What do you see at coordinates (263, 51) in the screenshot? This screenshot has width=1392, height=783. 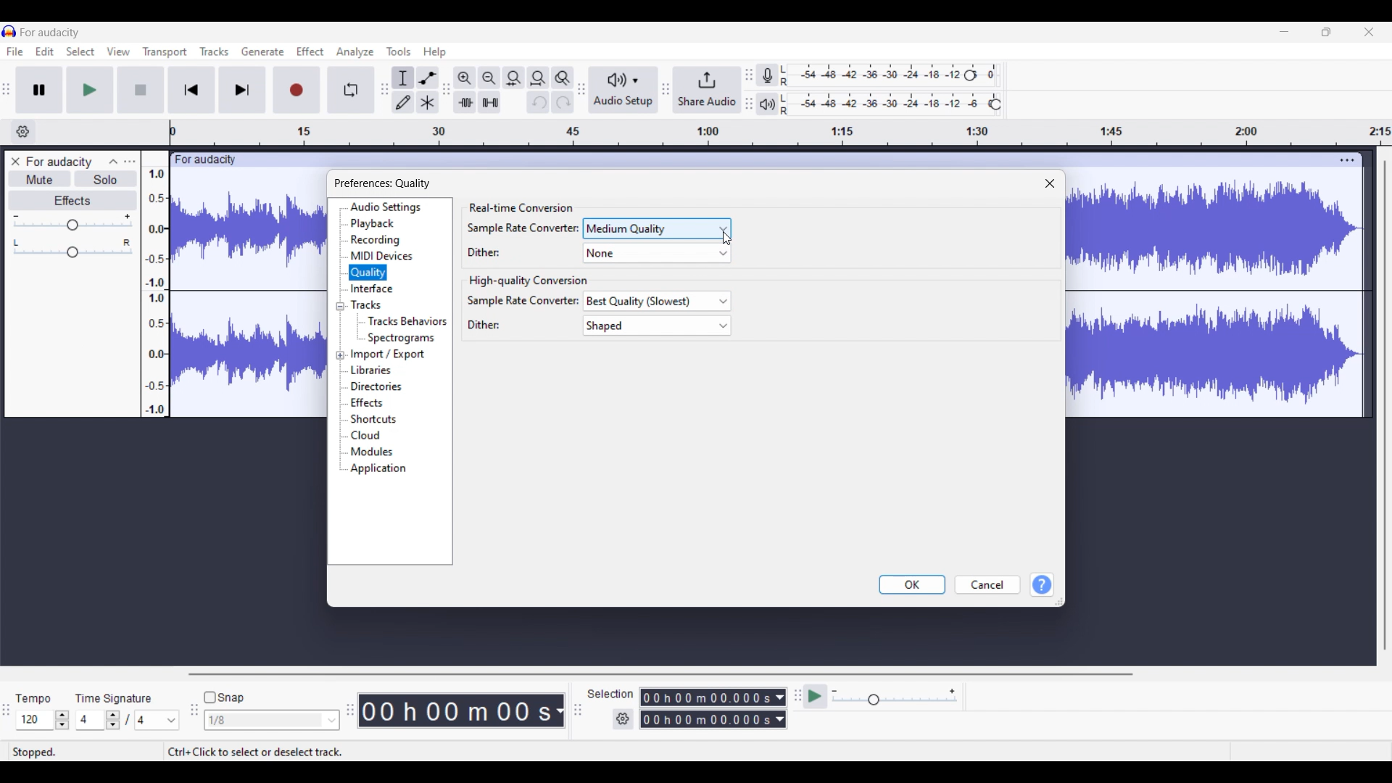 I see `Generate menu` at bounding box center [263, 51].